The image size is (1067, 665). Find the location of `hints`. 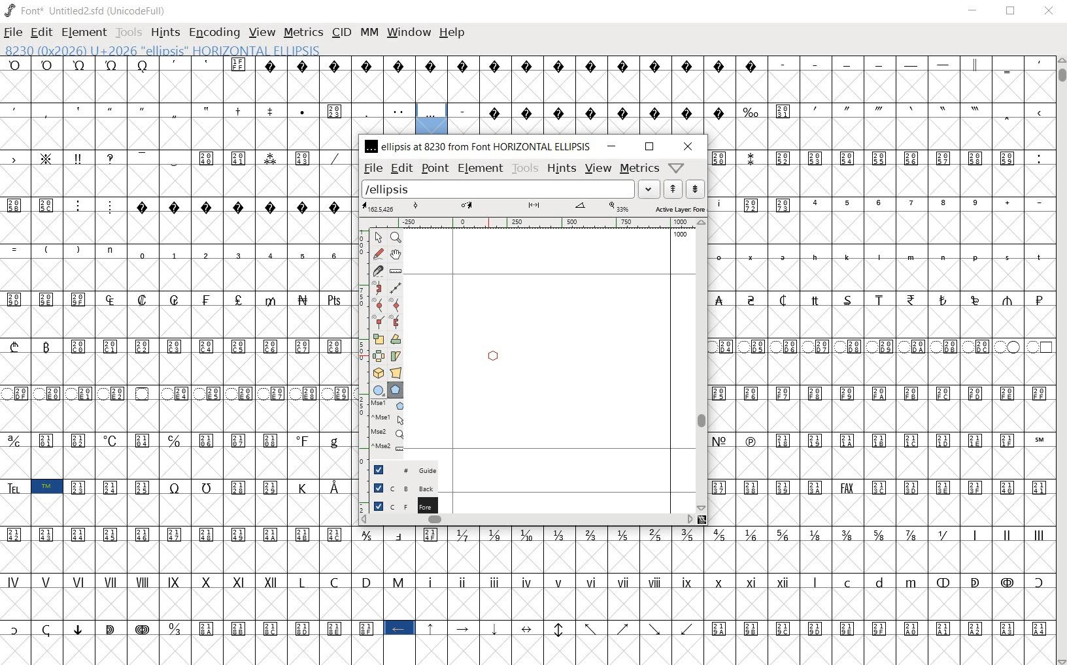

hints is located at coordinates (561, 168).